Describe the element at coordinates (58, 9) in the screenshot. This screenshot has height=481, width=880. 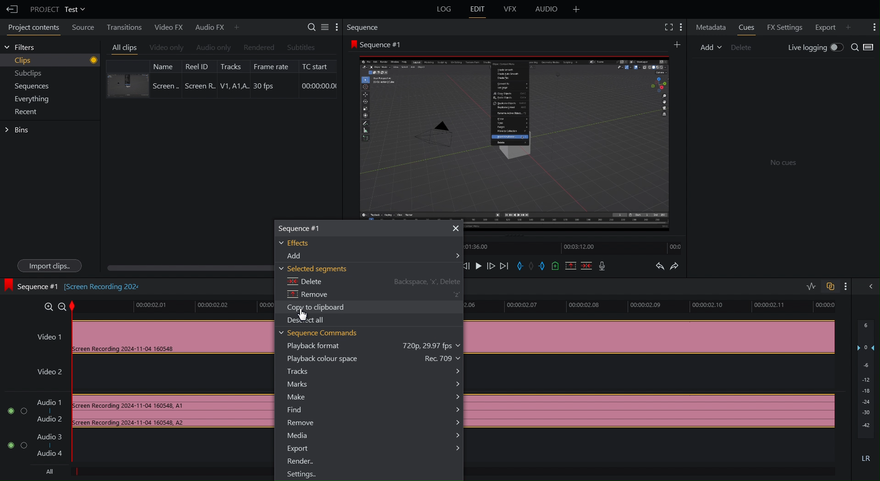
I see `Project Test` at that location.